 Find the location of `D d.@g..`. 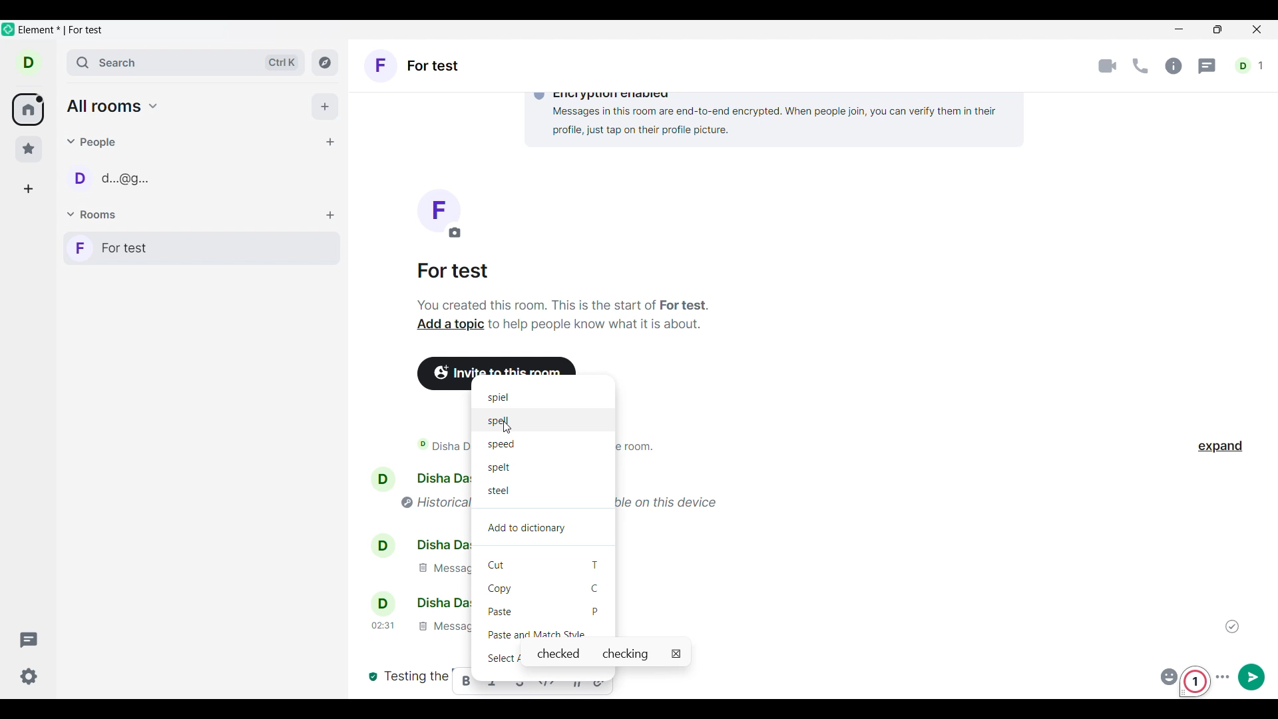

D d.@g.. is located at coordinates (120, 183).